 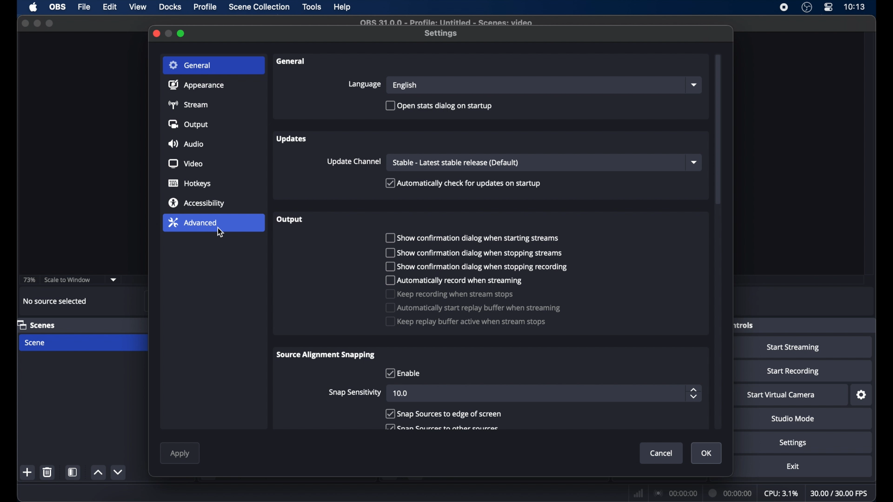 I want to click on english, so click(x=405, y=86).